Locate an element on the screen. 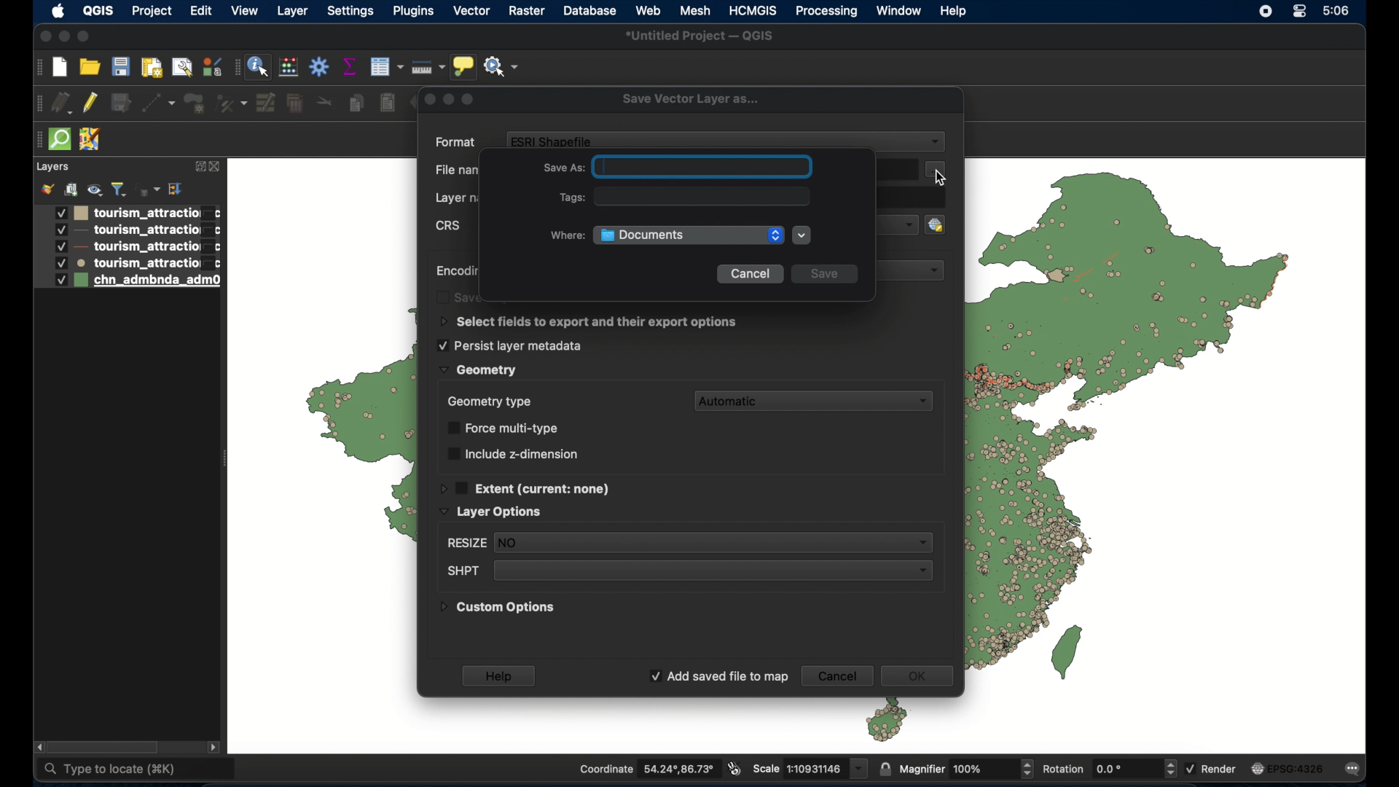 The height and width of the screenshot is (787, 1399). measure line is located at coordinates (428, 66).